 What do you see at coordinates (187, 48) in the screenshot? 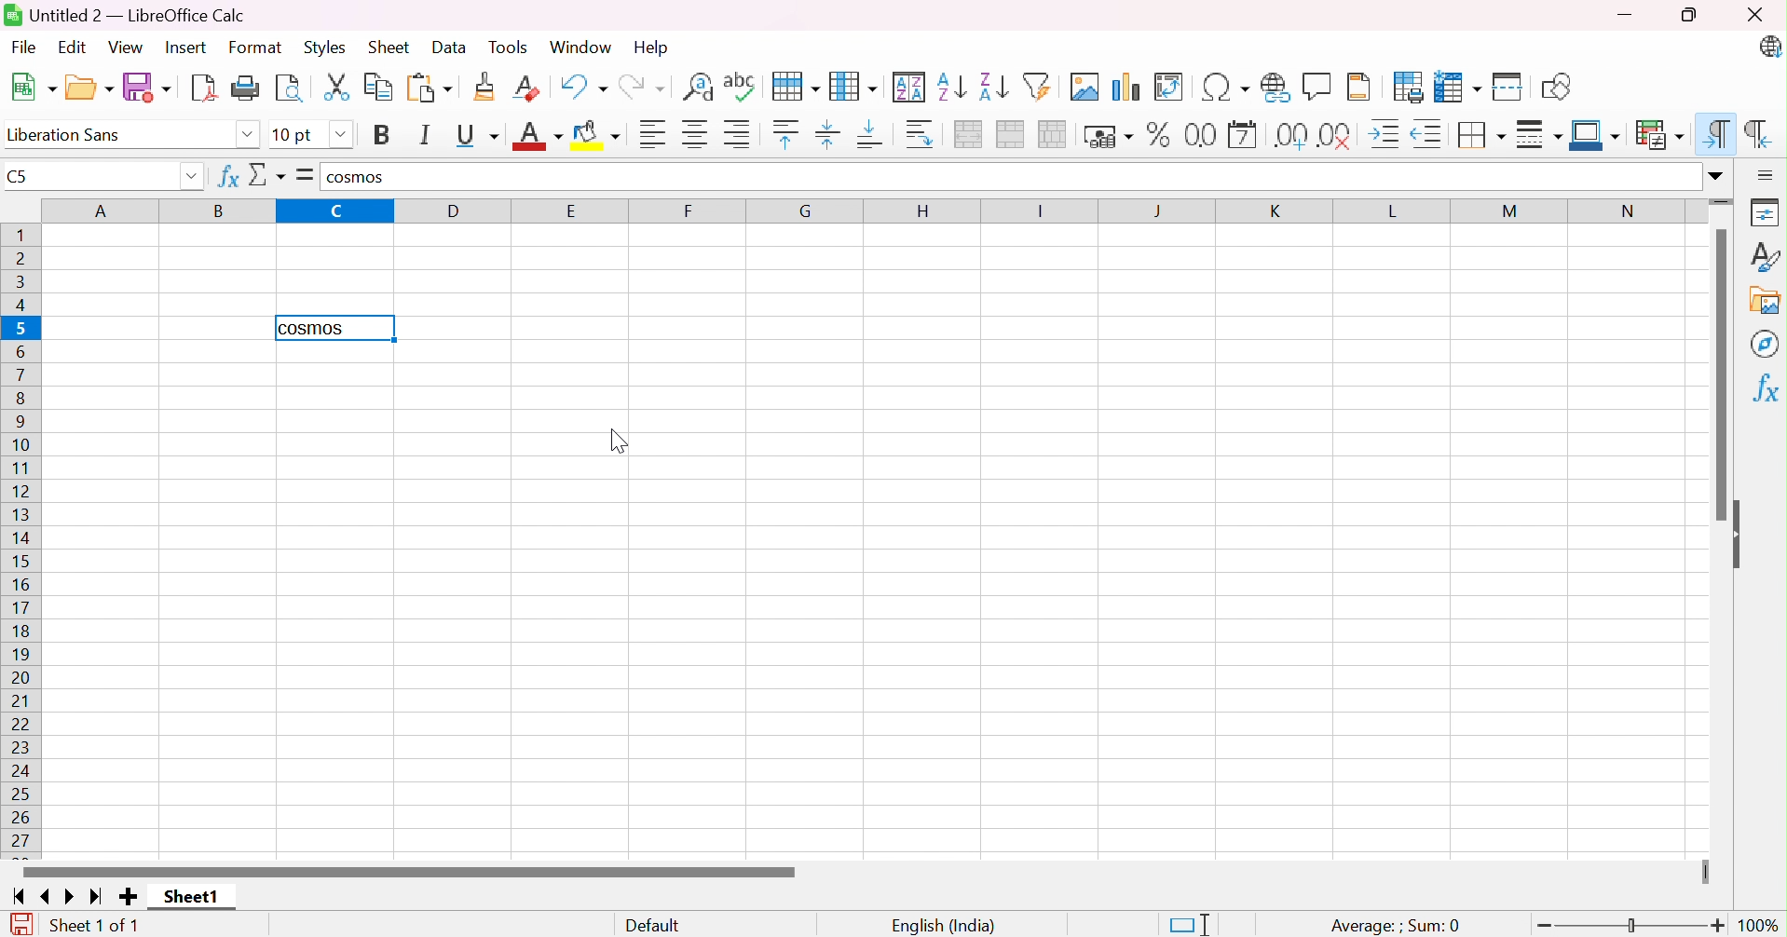
I see `Insert` at bounding box center [187, 48].